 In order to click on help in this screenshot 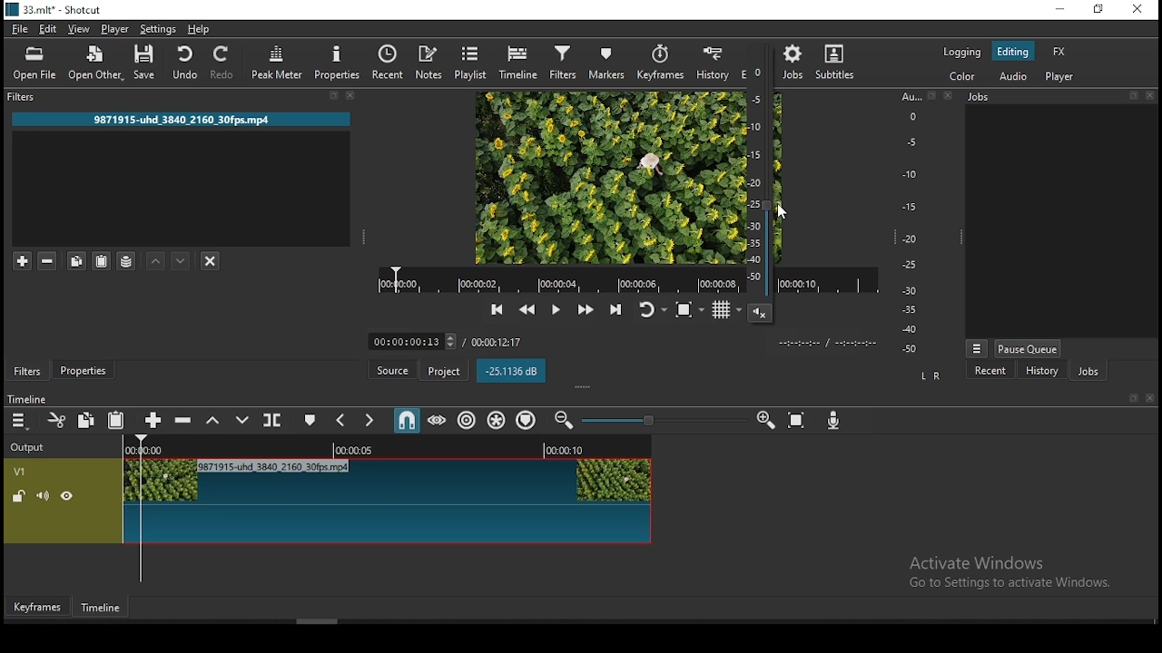, I will do `click(202, 29)`.